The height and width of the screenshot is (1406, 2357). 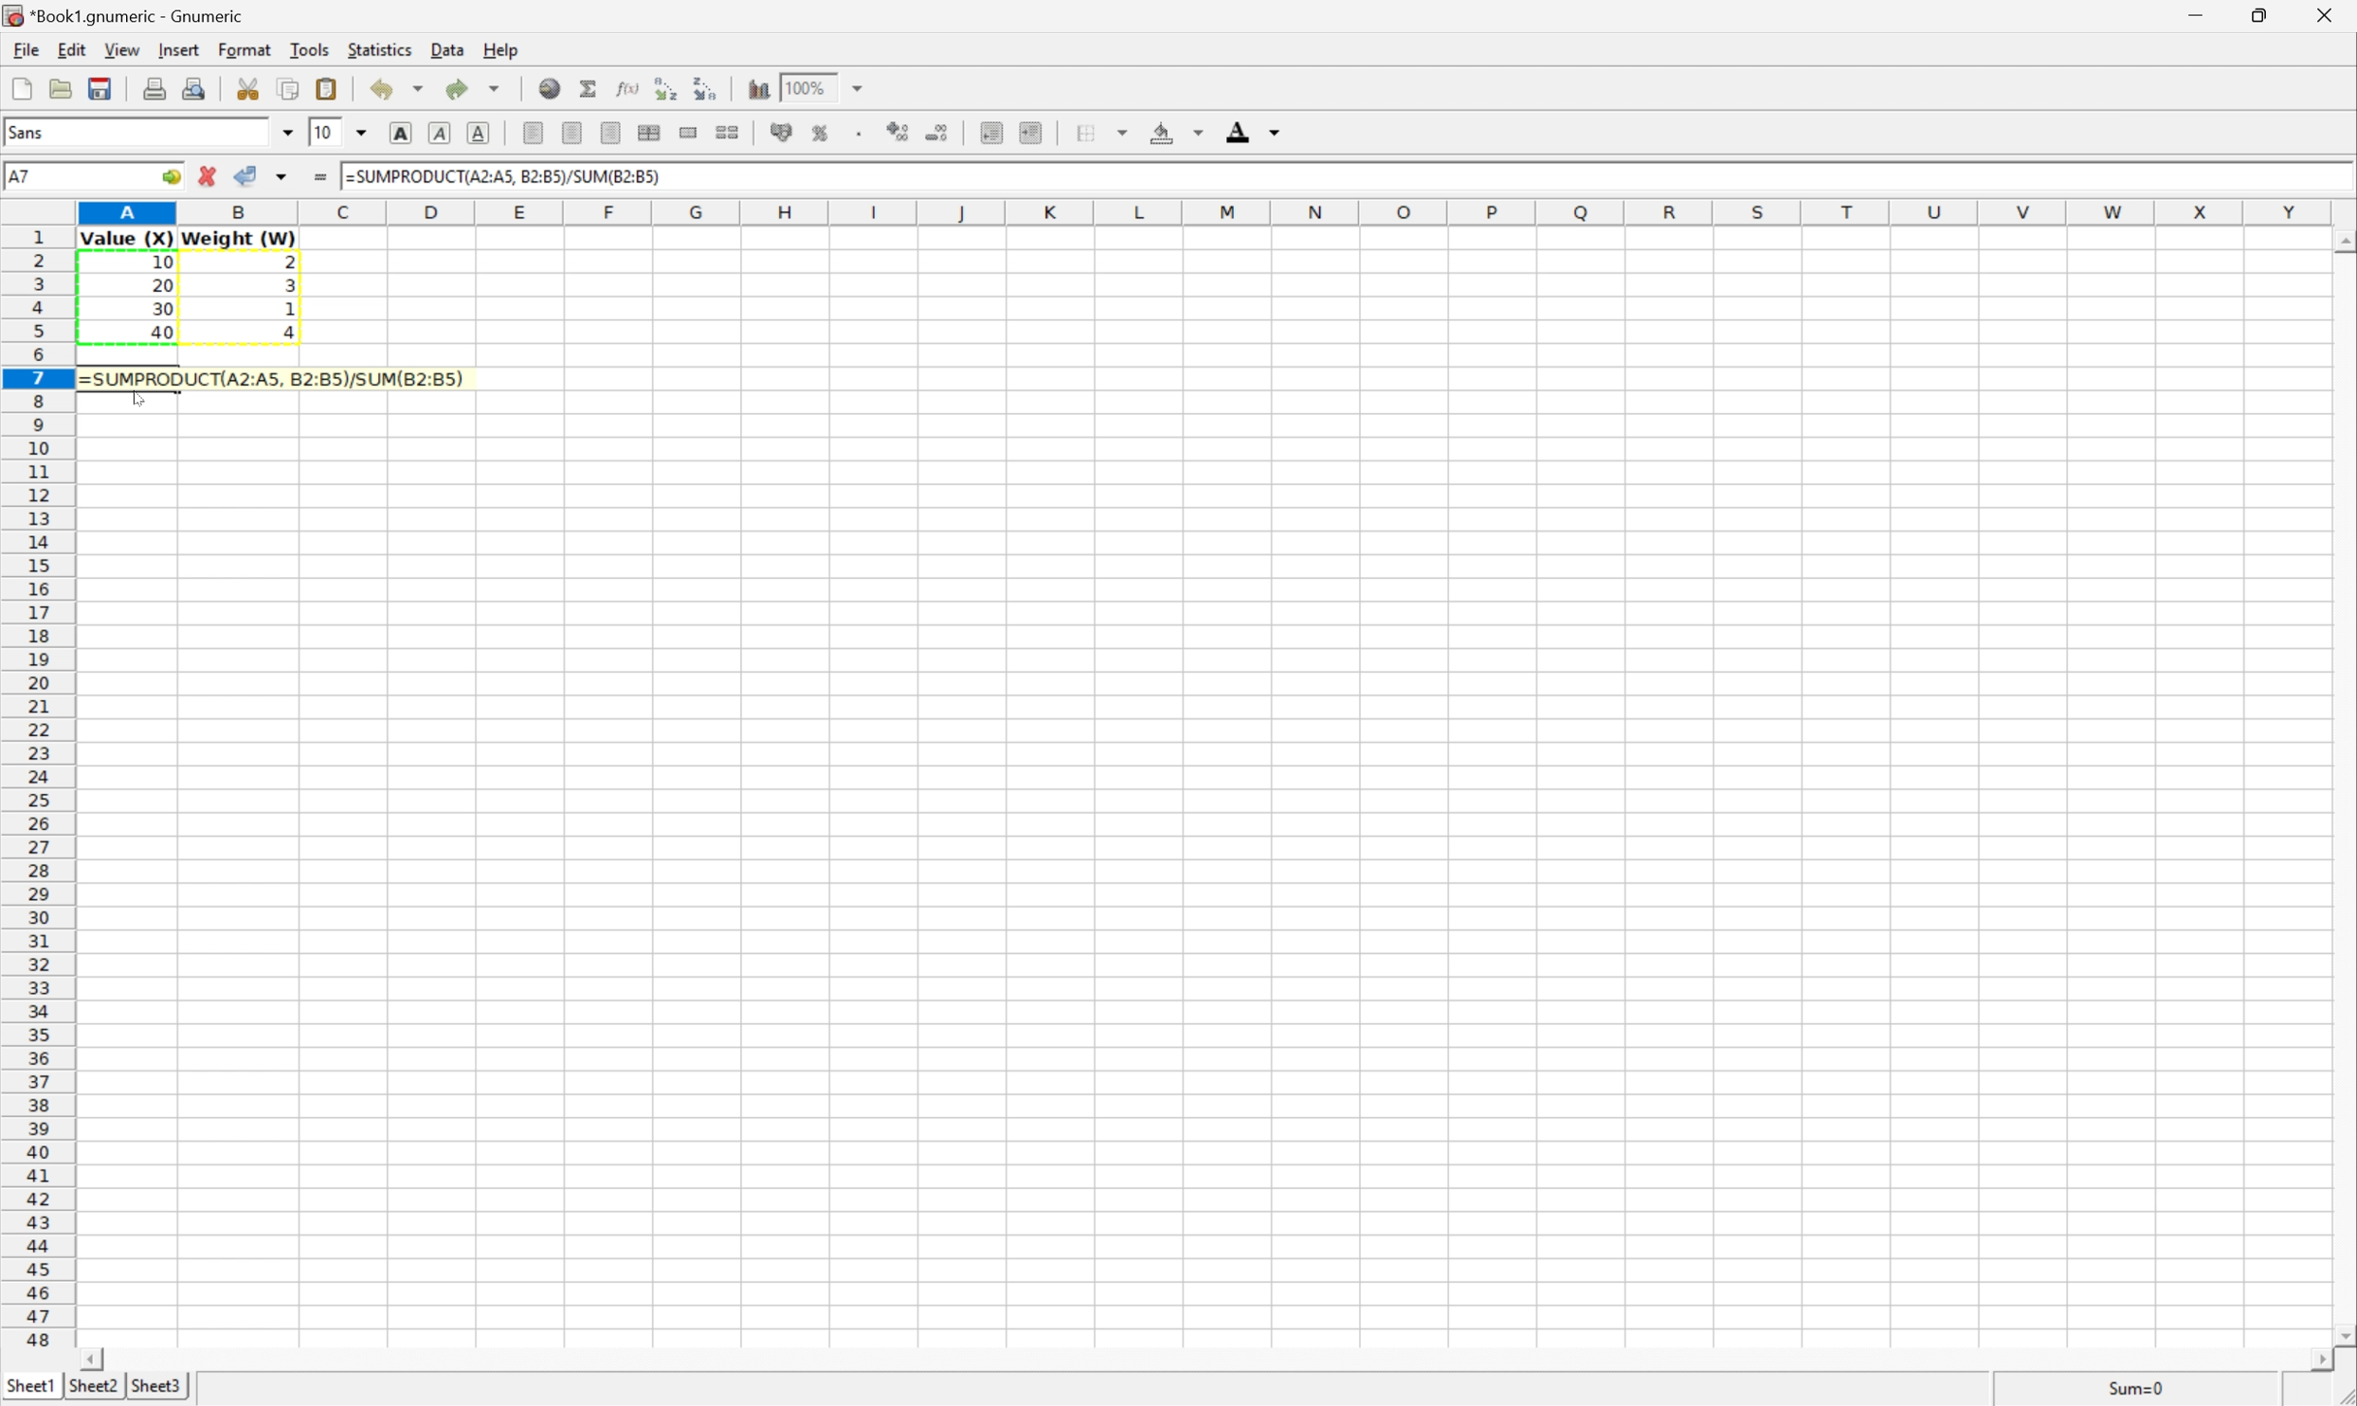 What do you see at coordinates (446, 50) in the screenshot?
I see `Data` at bounding box center [446, 50].